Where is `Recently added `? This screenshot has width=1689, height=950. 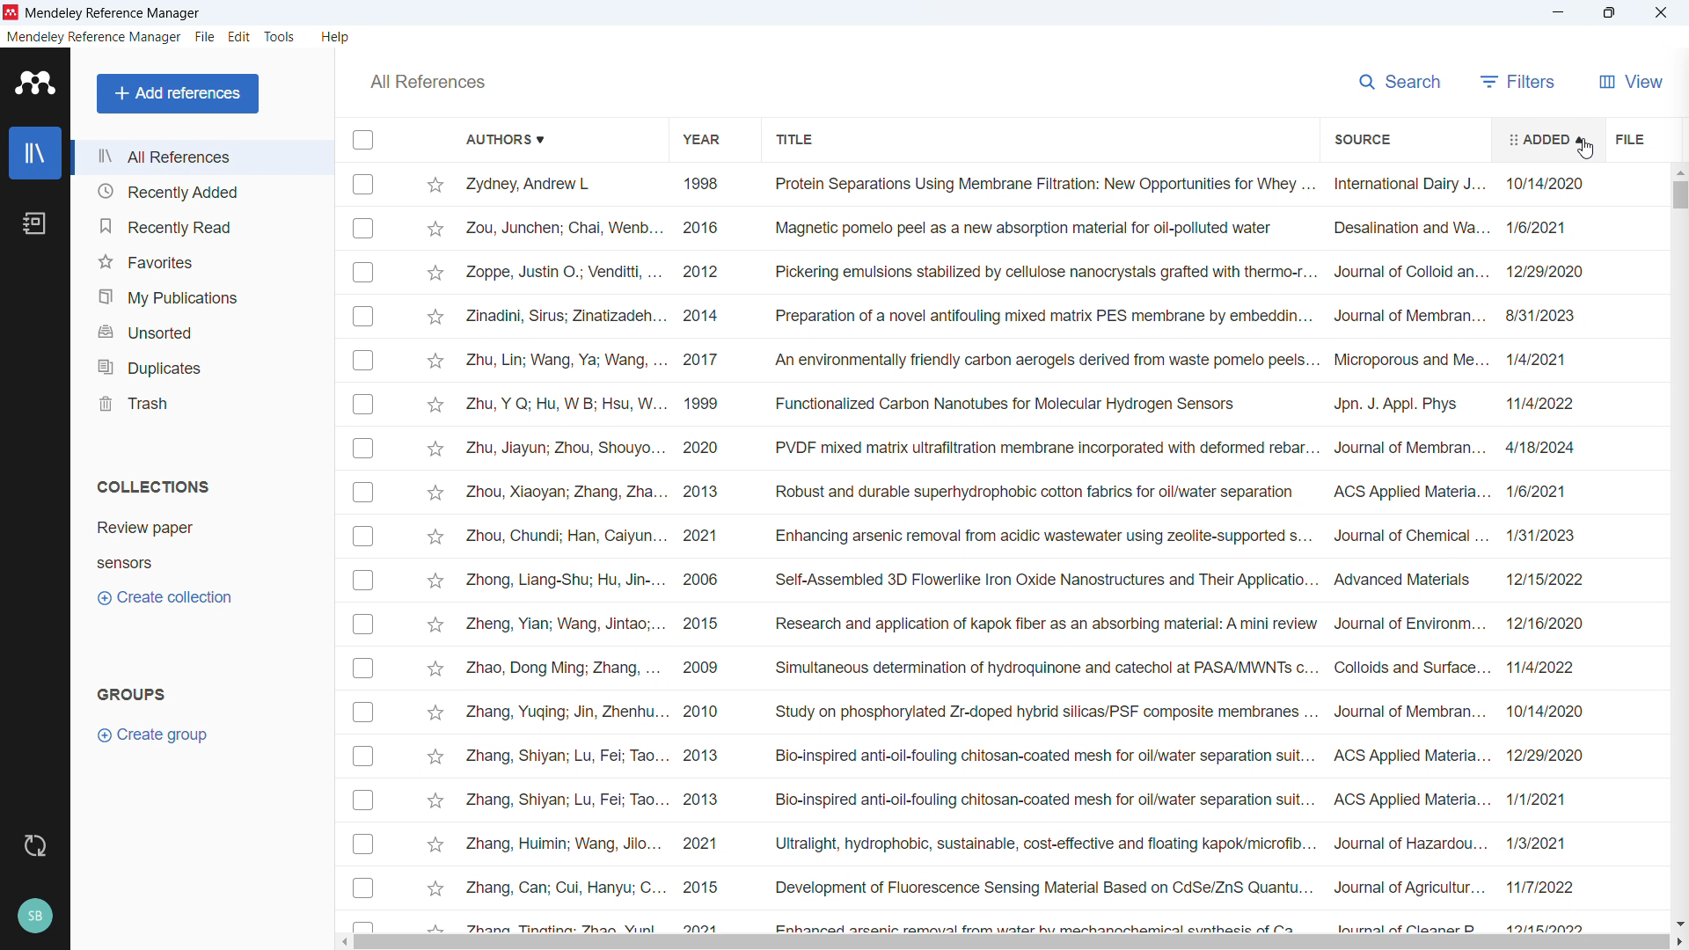 Recently added  is located at coordinates (201, 191).